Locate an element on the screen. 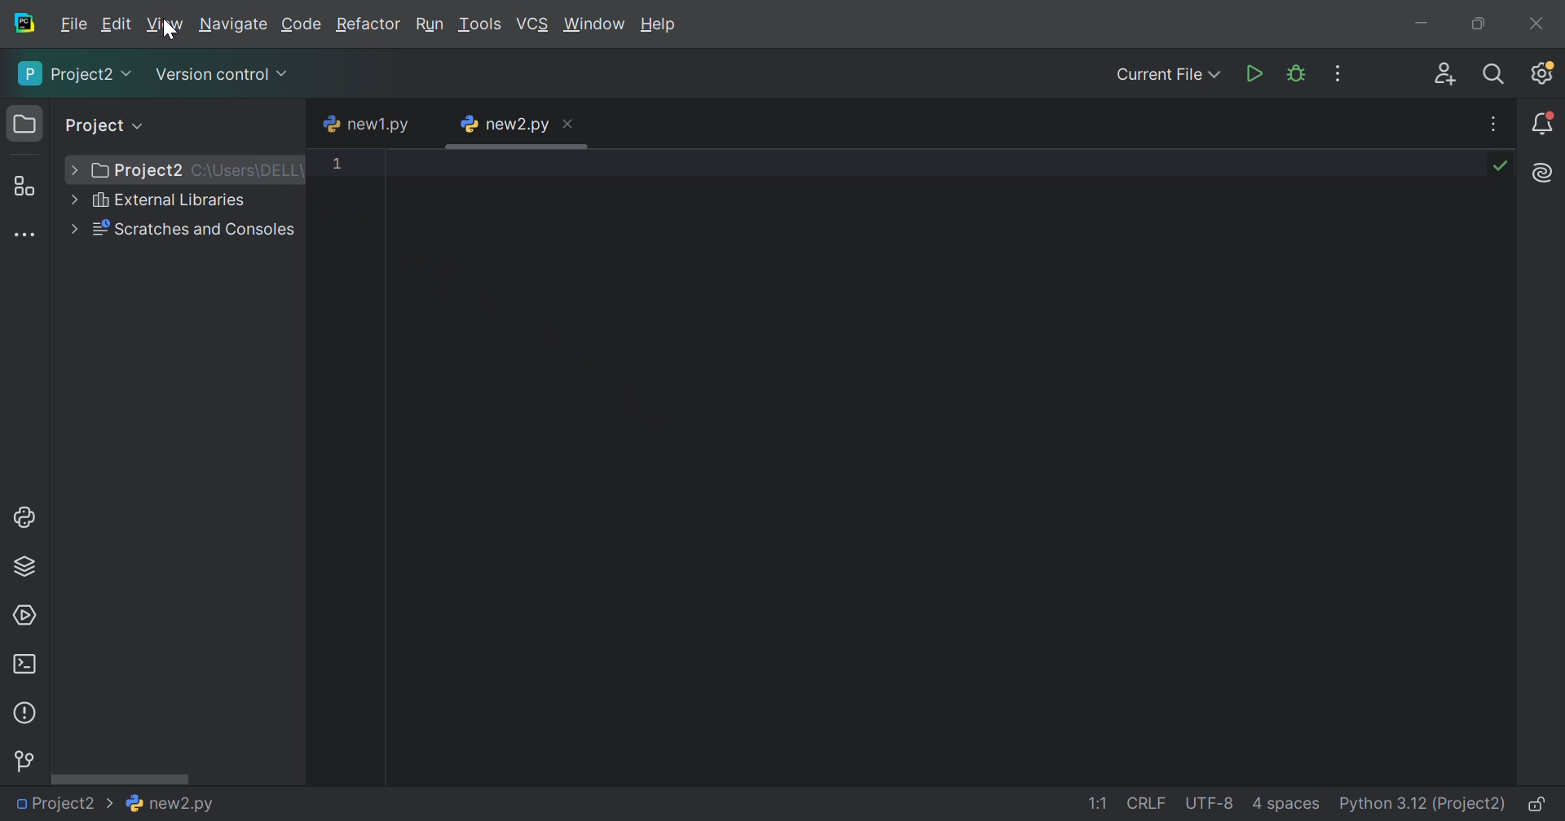 The height and width of the screenshot is (821, 1565). Services is located at coordinates (25, 615).